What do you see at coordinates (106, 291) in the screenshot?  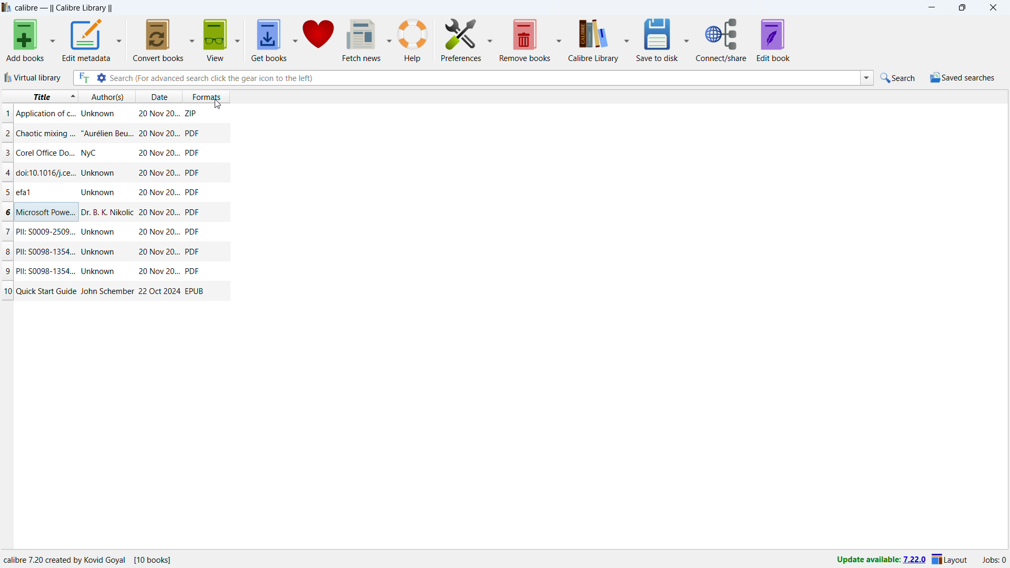 I see `author` at bounding box center [106, 291].